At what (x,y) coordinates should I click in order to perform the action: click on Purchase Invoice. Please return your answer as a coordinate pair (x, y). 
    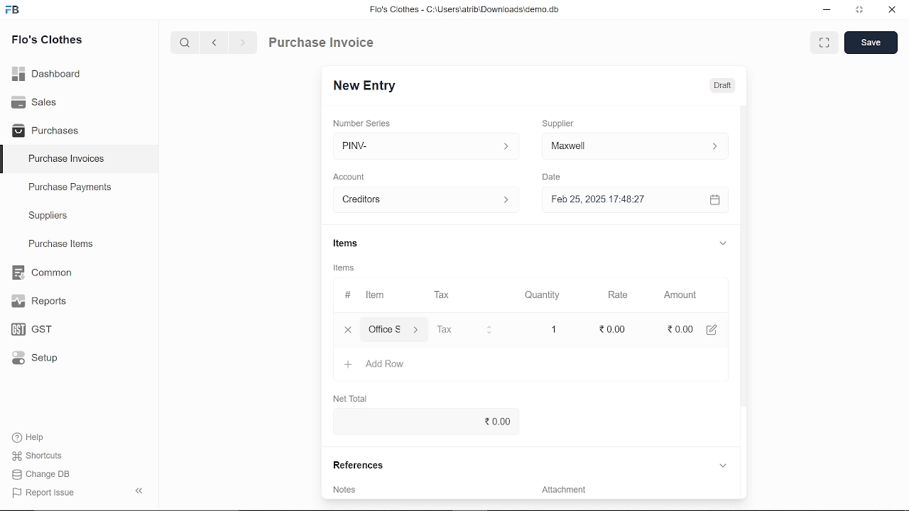
    Looking at the image, I should click on (324, 44).